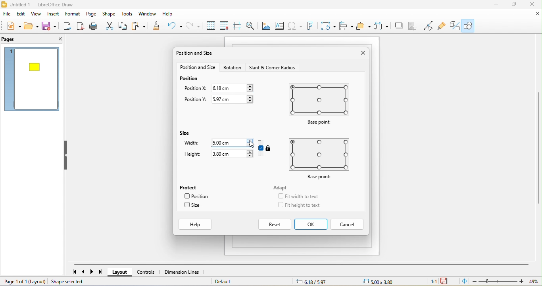  What do you see at coordinates (232, 154) in the screenshot?
I see `3.80 cm` at bounding box center [232, 154].